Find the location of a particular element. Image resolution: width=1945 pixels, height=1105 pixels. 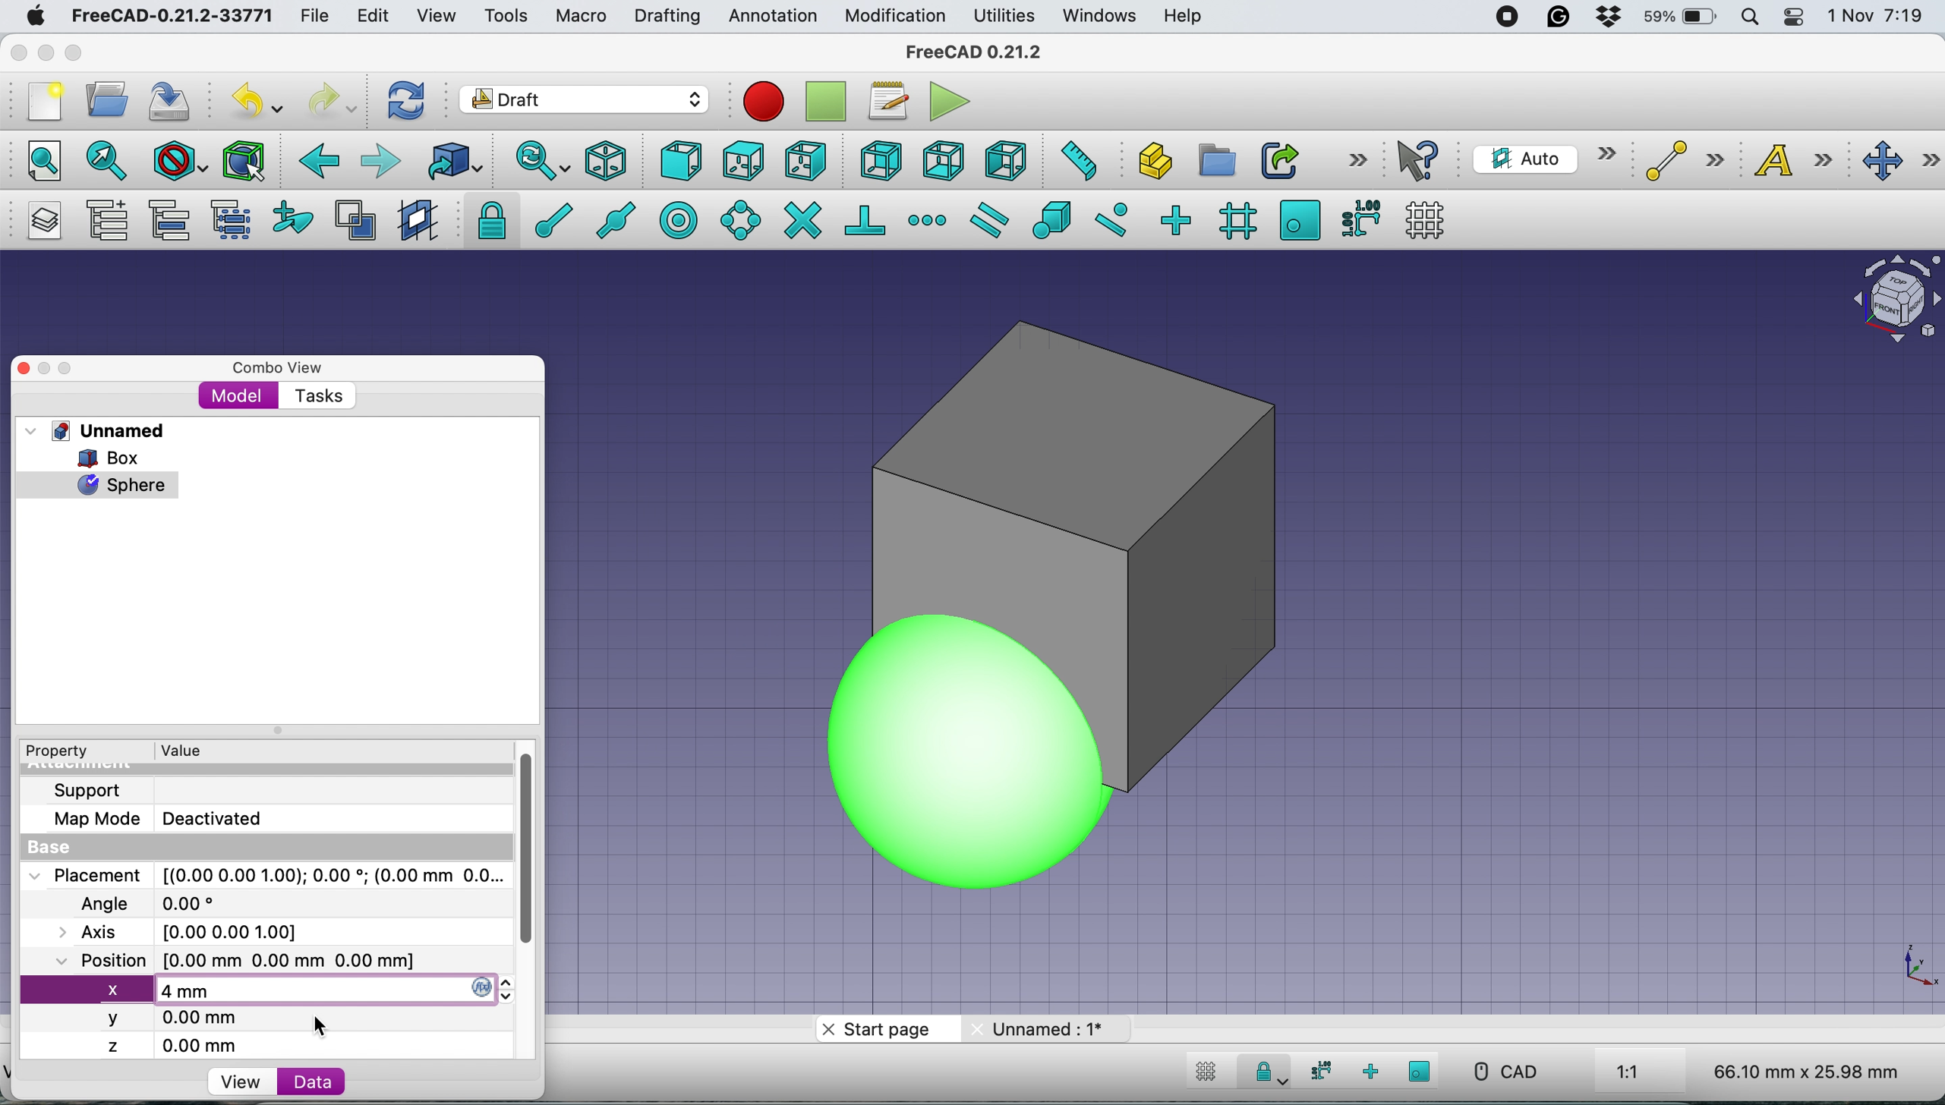

dropbox is located at coordinates (1601, 18).